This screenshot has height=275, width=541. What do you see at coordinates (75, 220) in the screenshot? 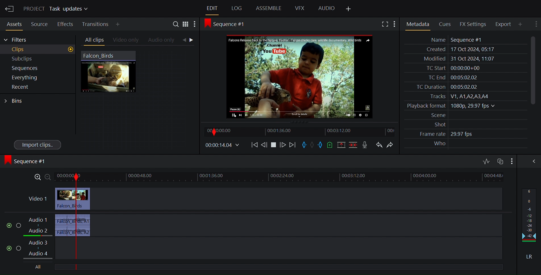
I see `Timeline indicator` at bounding box center [75, 220].